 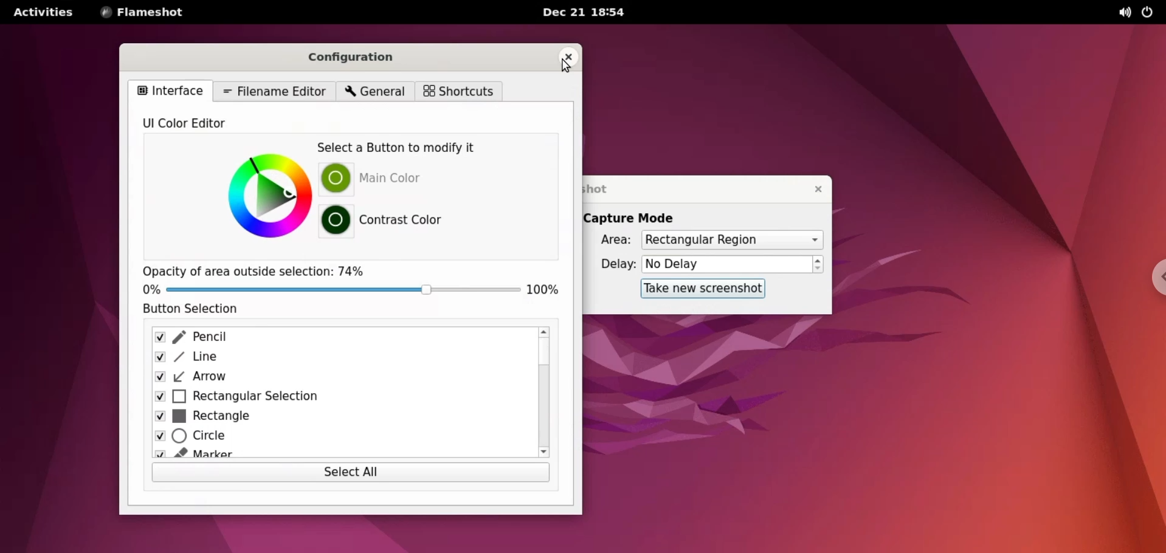 I want to click on UI color editor, so click(x=191, y=123).